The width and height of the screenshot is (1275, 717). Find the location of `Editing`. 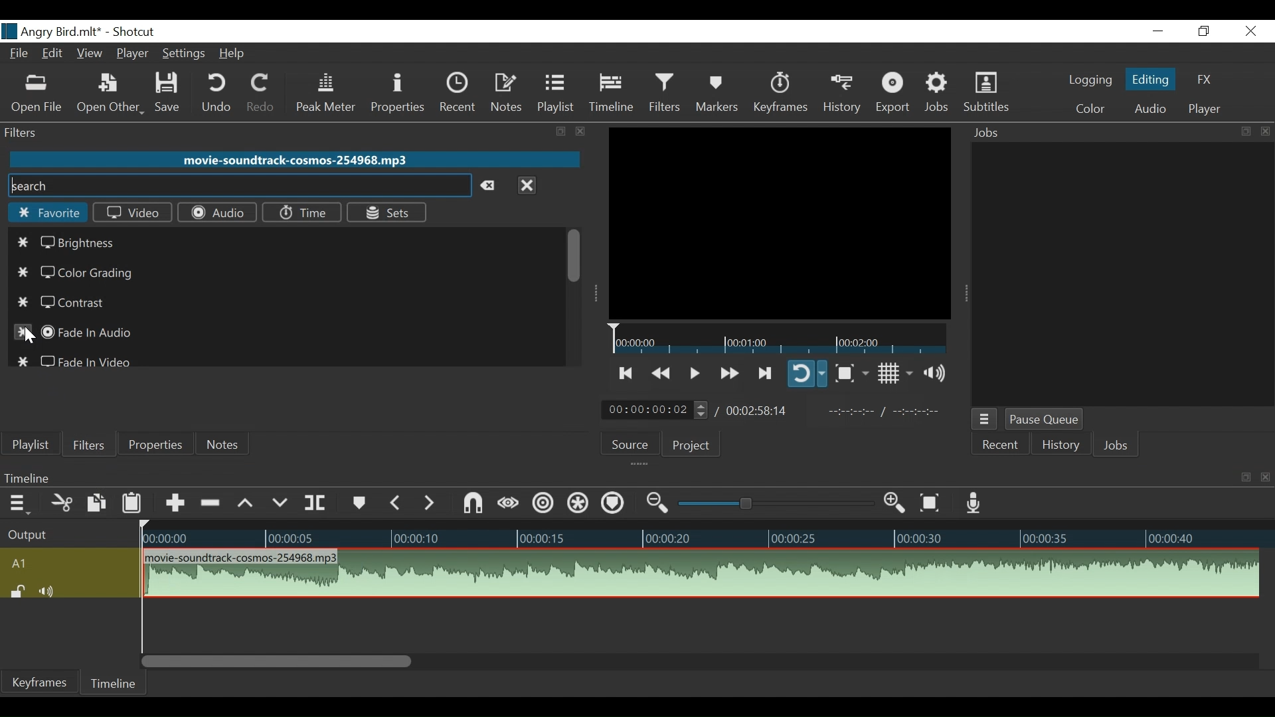

Editing is located at coordinates (1151, 77).